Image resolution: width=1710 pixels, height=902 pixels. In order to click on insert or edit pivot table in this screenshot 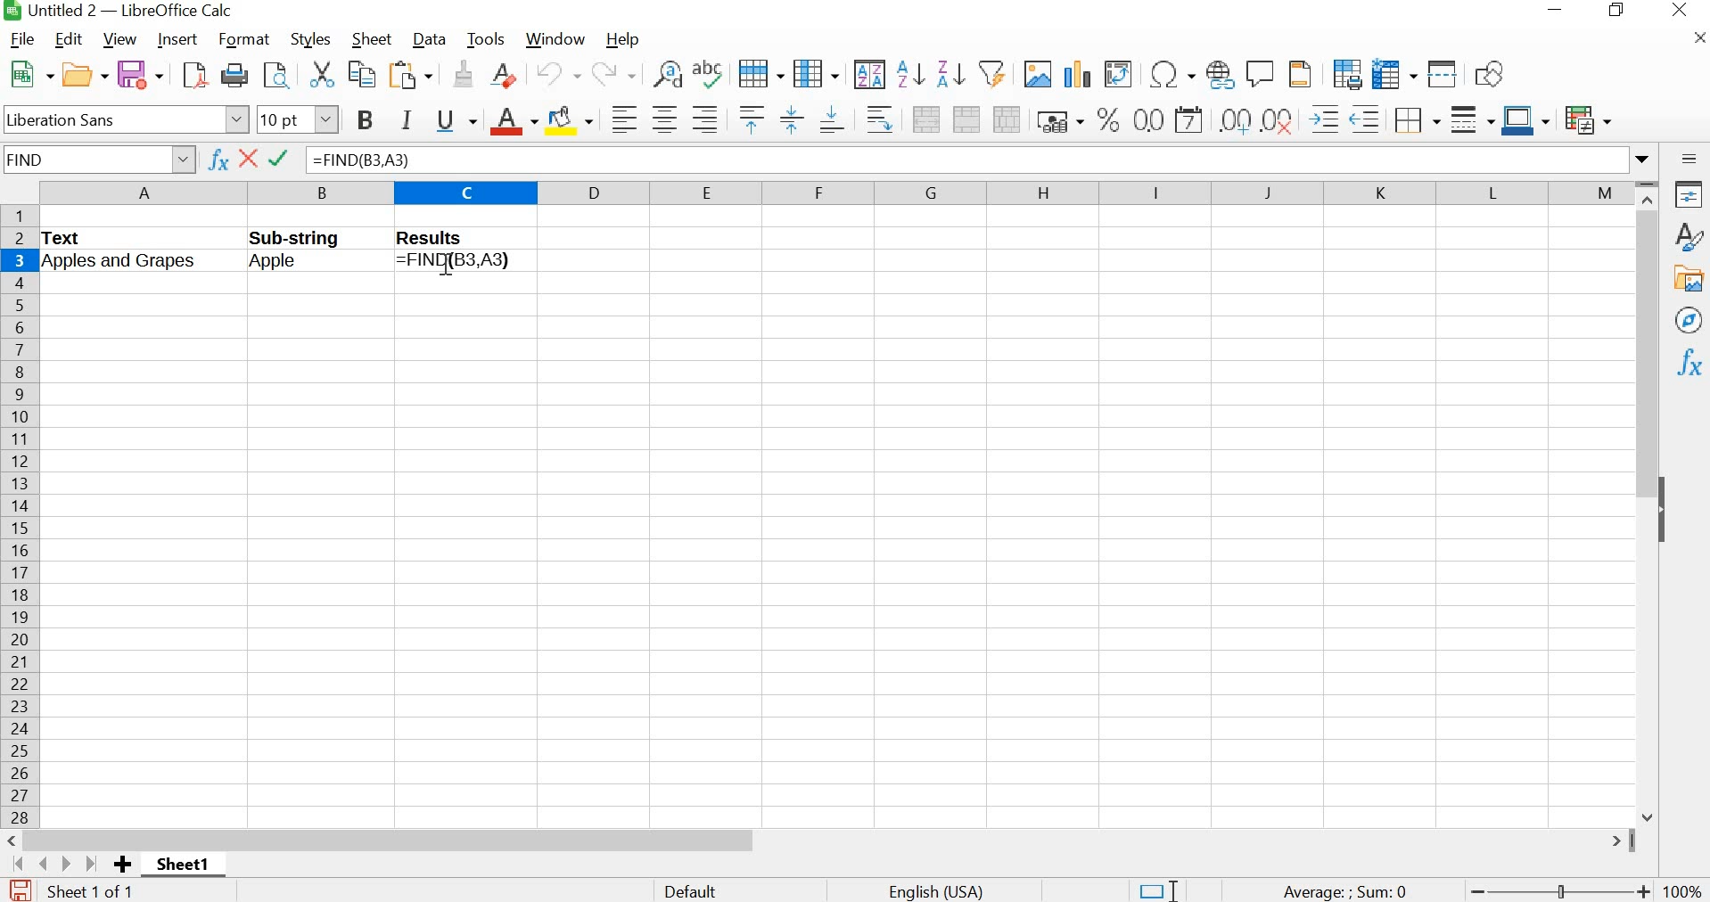, I will do `click(1121, 73)`.